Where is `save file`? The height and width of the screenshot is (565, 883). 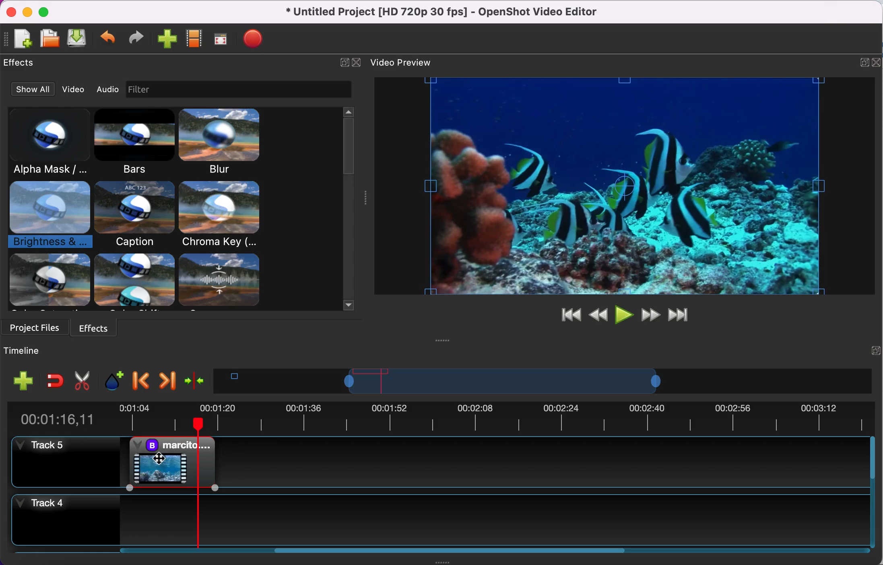 save file is located at coordinates (78, 39).